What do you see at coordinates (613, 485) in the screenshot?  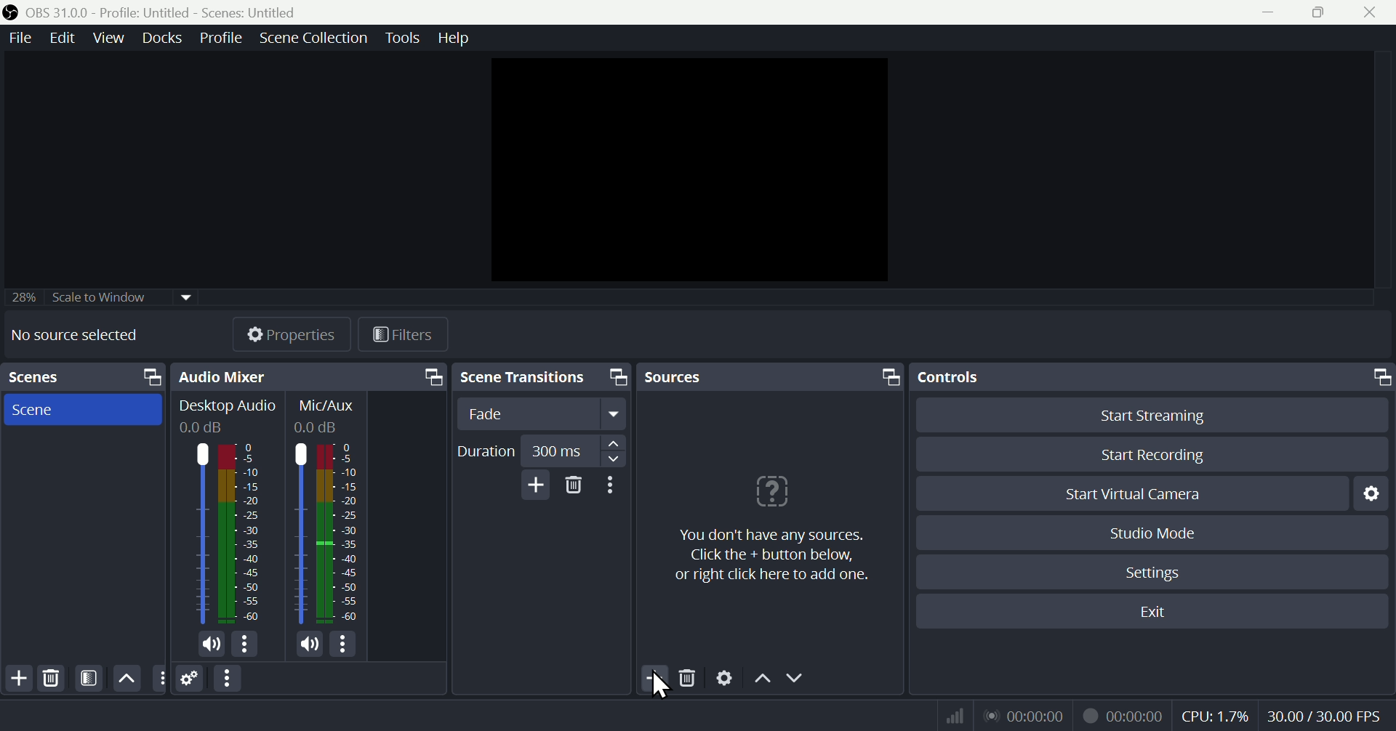 I see `More options` at bounding box center [613, 485].